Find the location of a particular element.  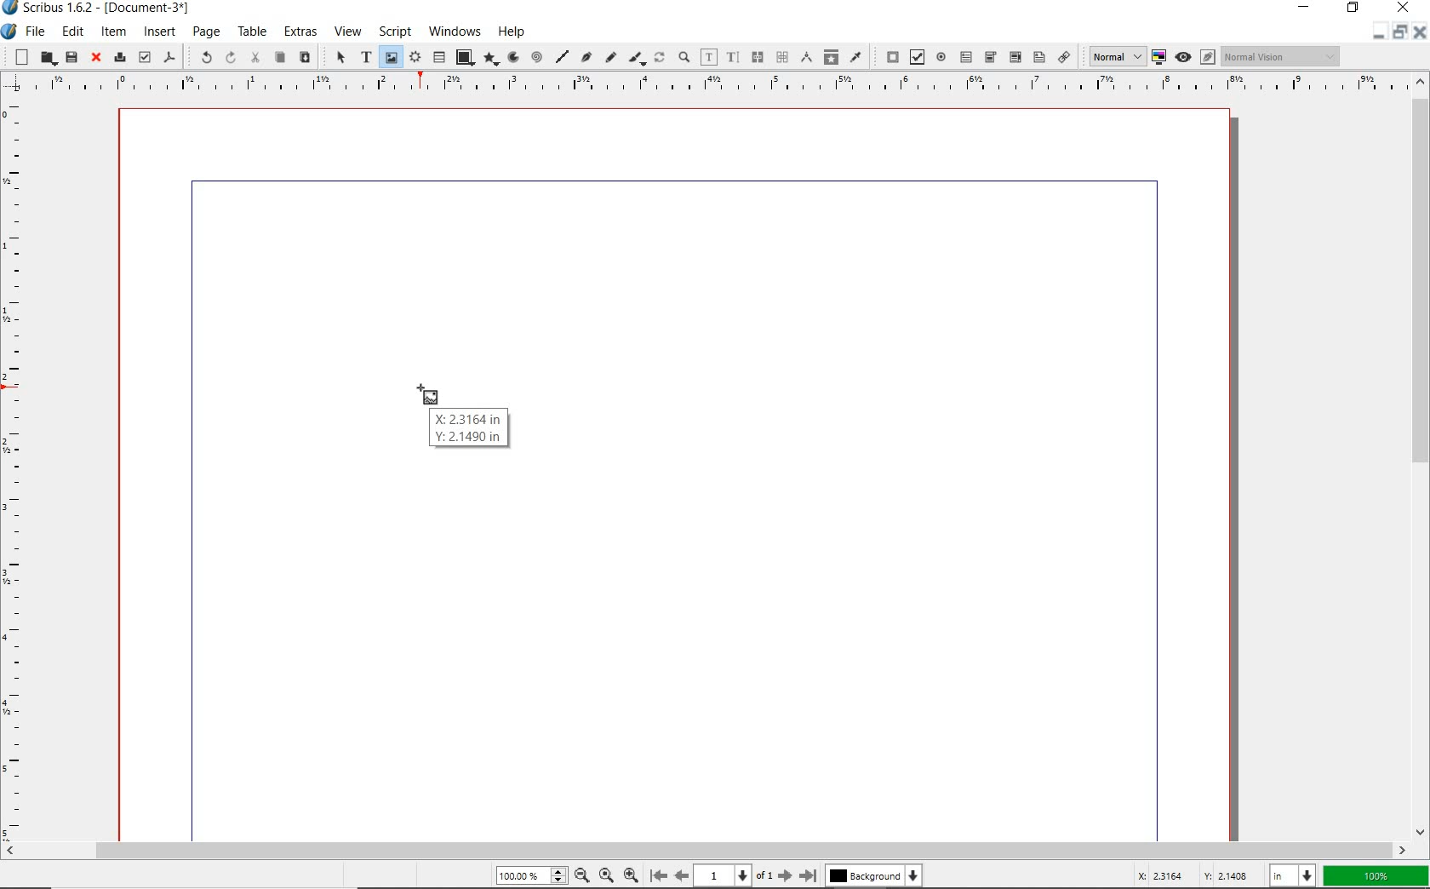

shape is located at coordinates (464, 57).